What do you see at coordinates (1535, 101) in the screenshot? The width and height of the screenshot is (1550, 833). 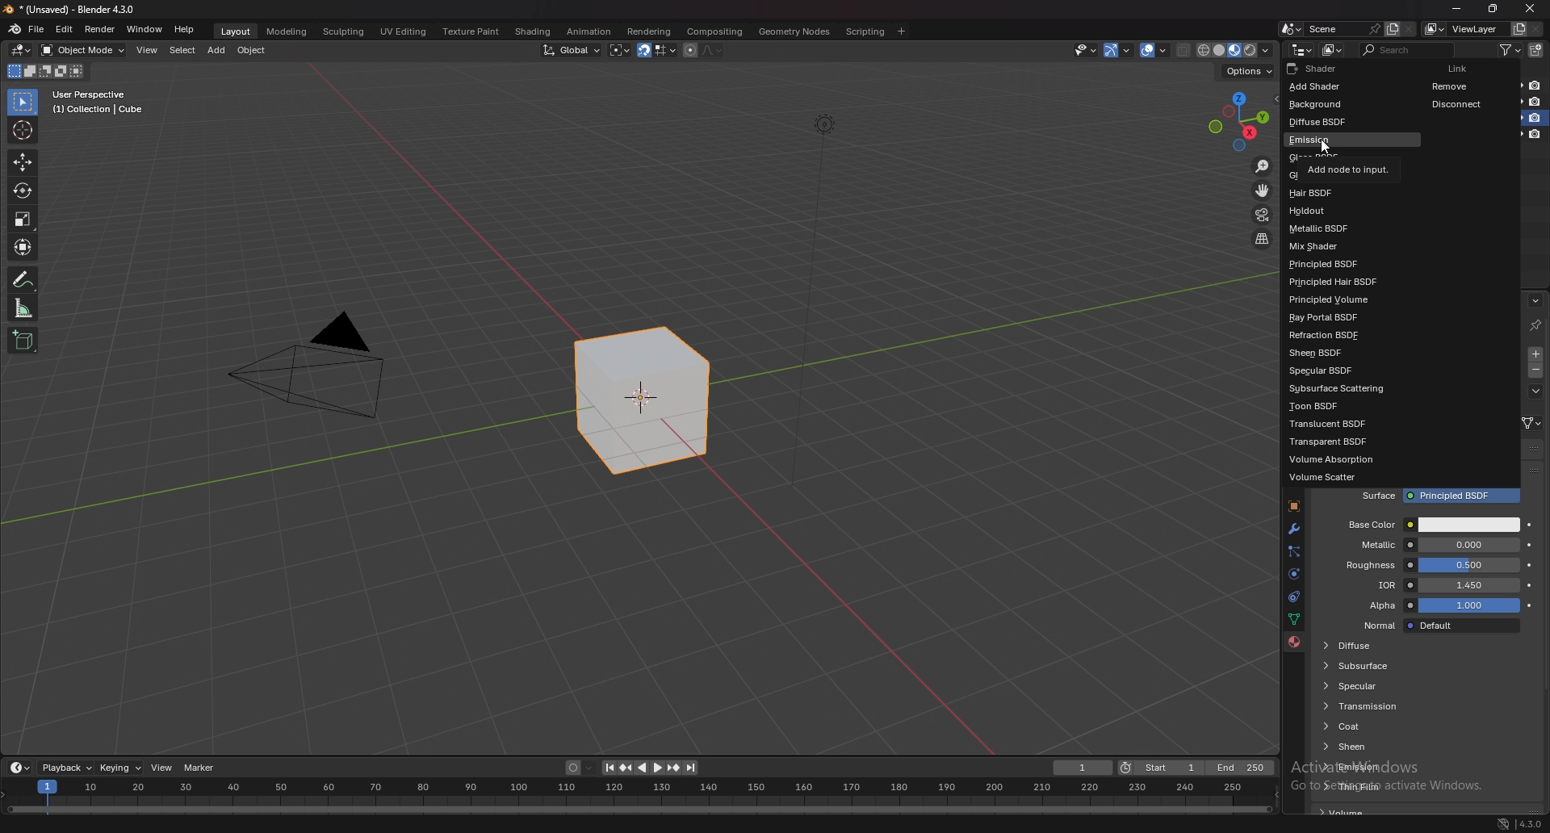 I see `disable in renders` at bounding box center [1535, 101].